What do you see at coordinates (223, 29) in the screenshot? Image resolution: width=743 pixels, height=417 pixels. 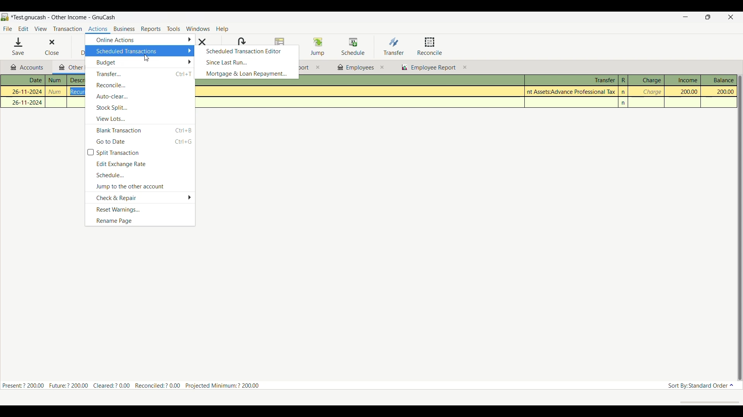 I see `Help menu` at bounding box center [223, 29].